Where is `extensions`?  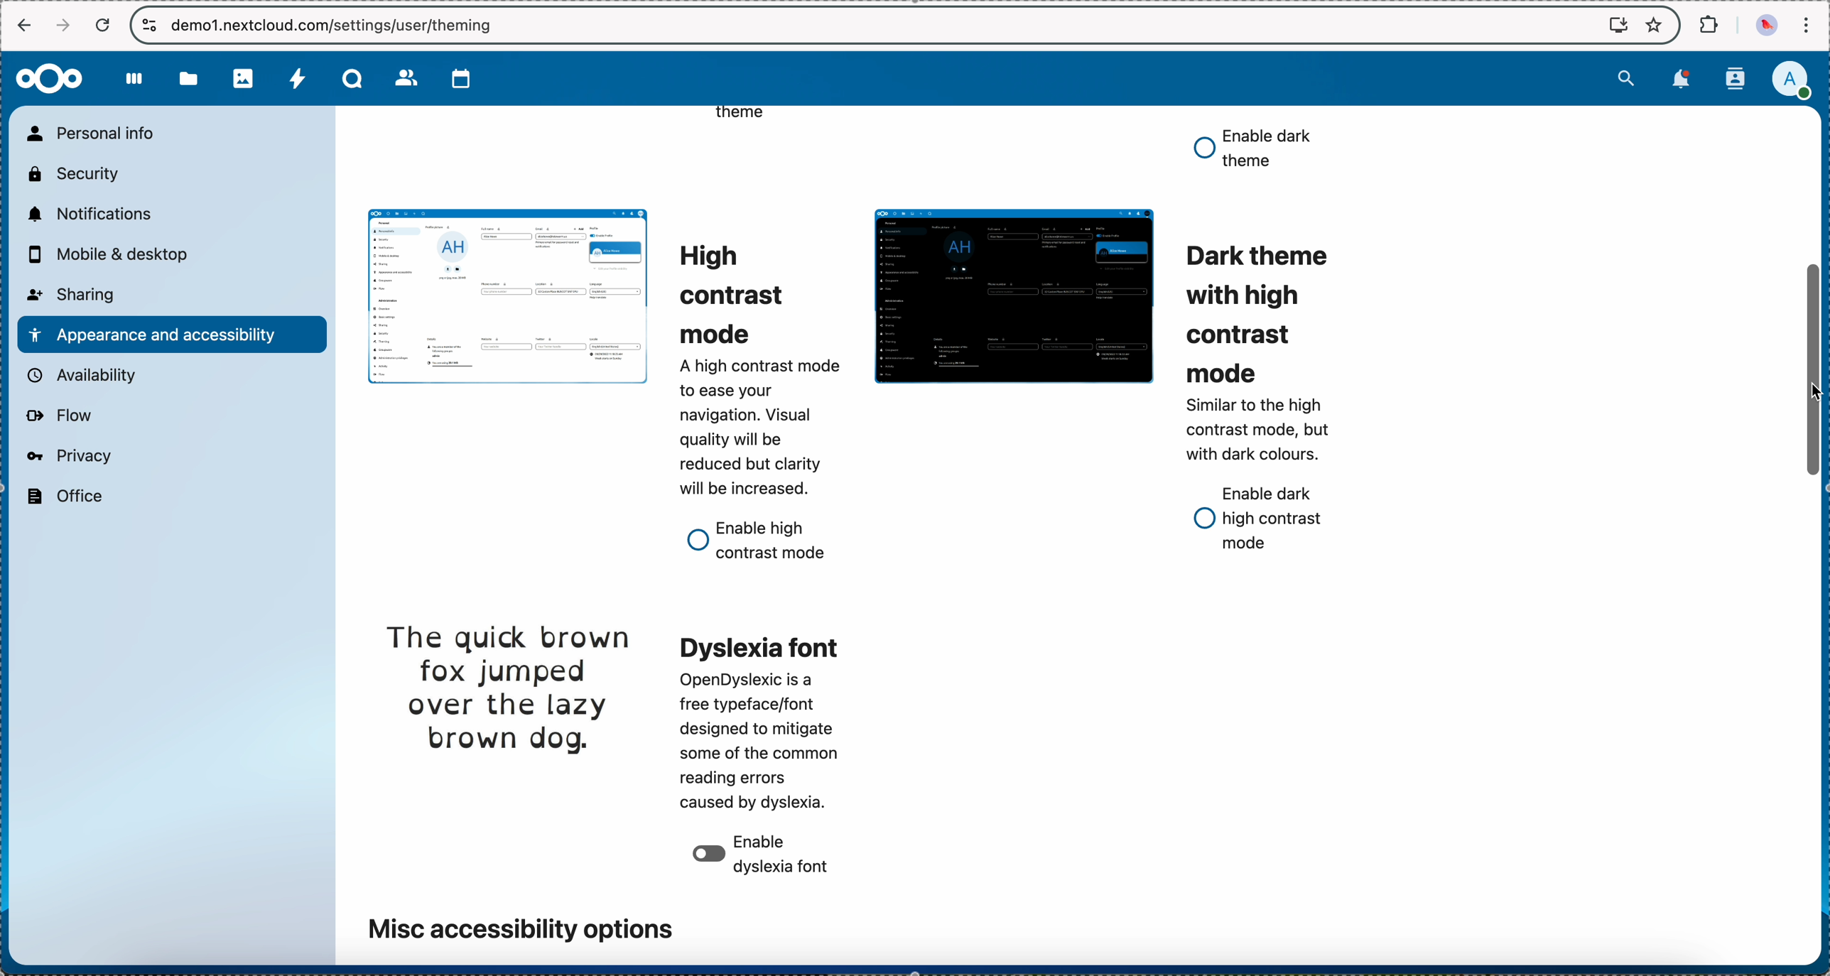
extensions is located at coordinates (1706, 25).